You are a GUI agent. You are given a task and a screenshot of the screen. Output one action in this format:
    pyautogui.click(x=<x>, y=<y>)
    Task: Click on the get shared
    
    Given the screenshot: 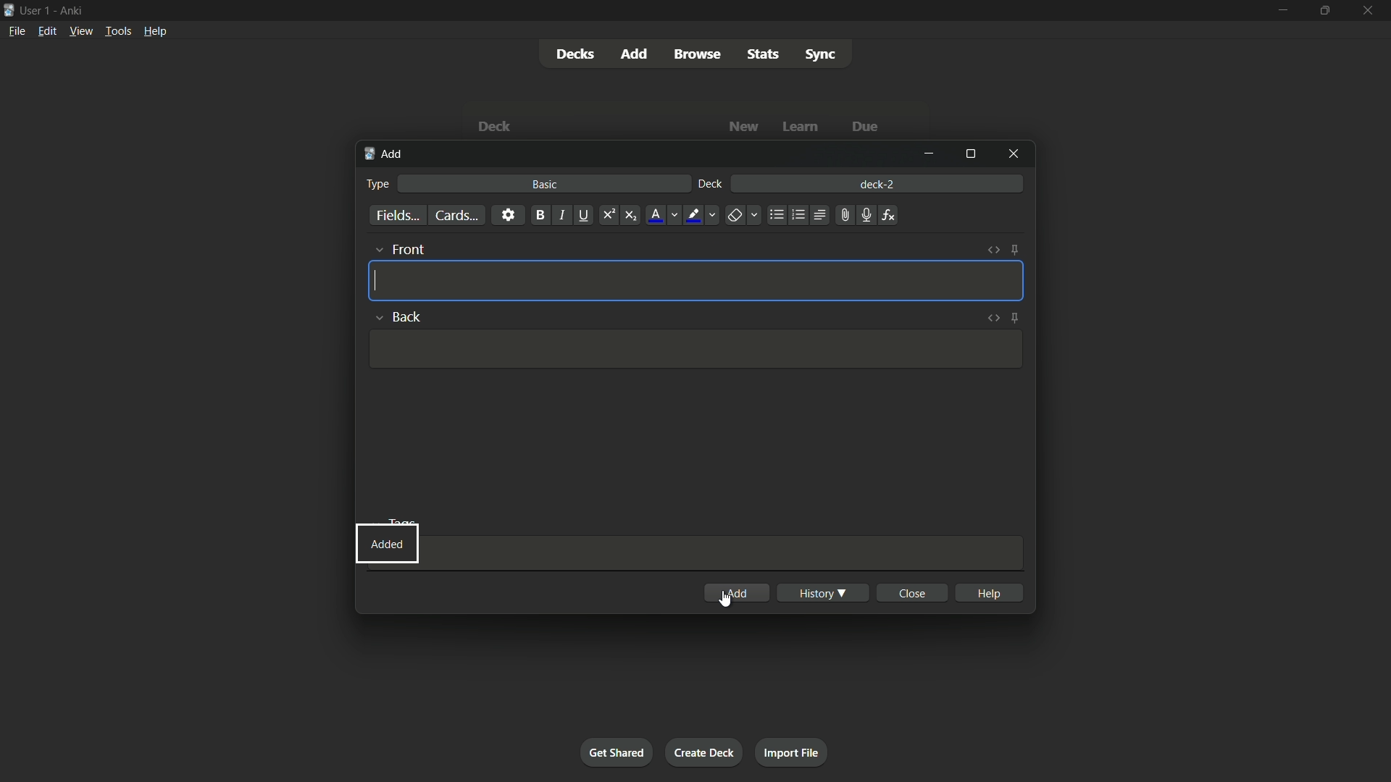 What is the action you would take?
    pyautogui.click(x=618, y=752)
    